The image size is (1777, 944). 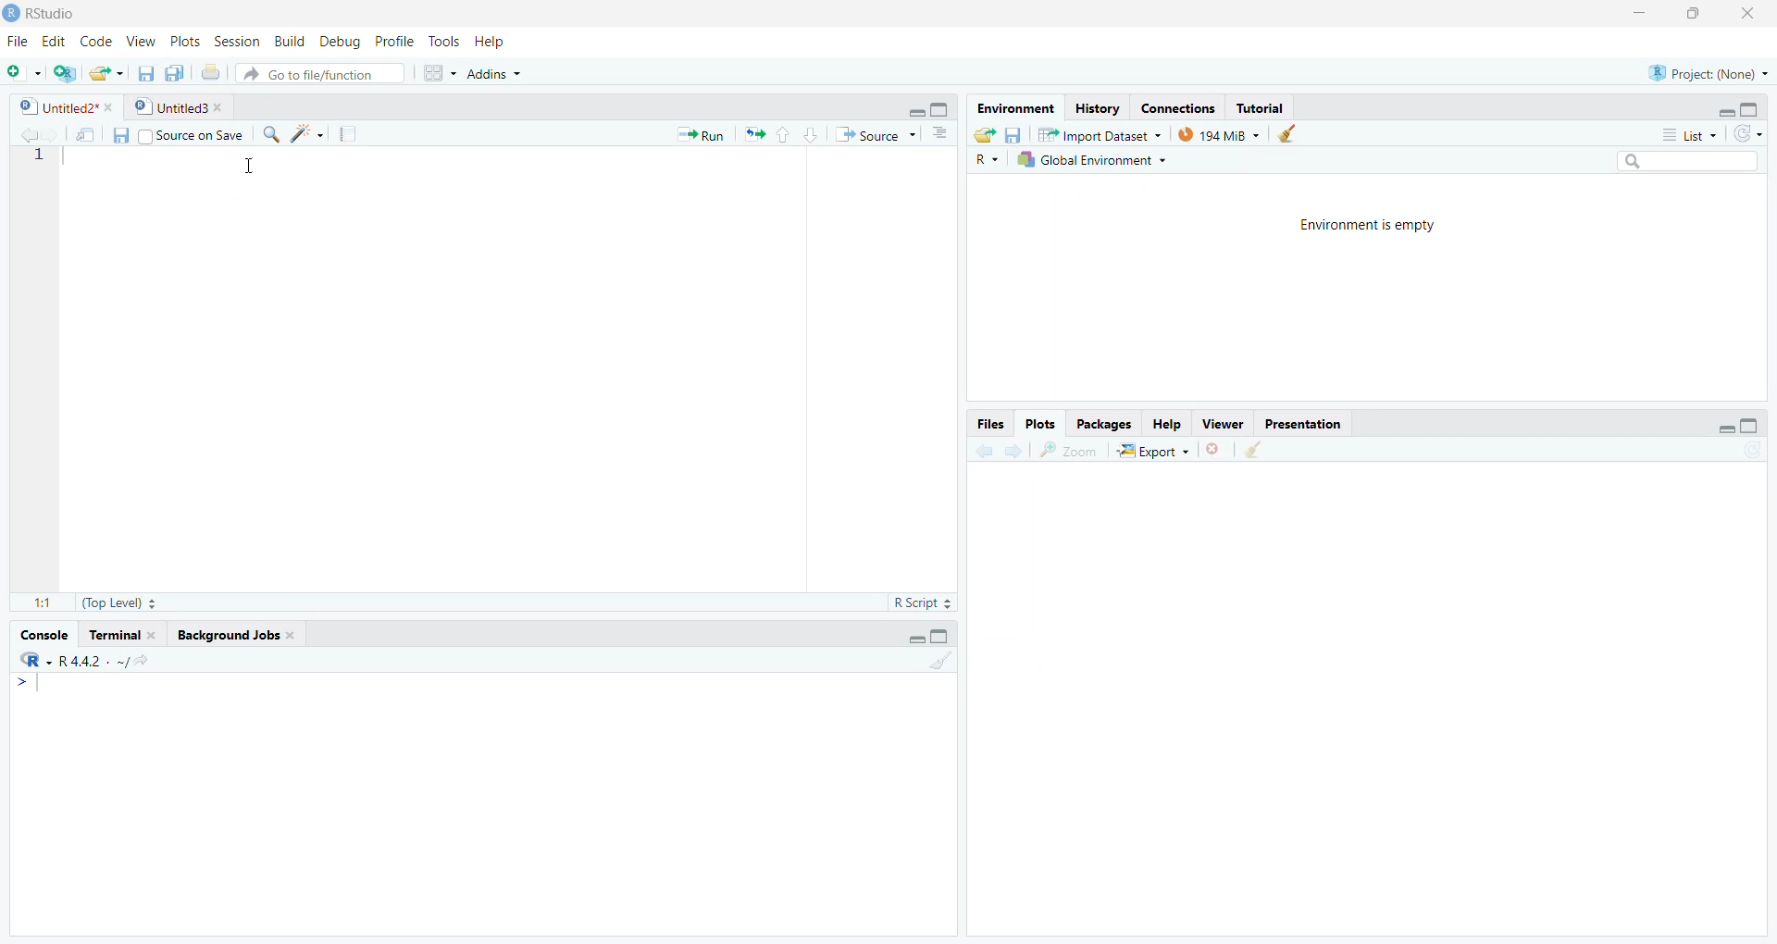 I want to click on Code, so click(x=93, y=43).